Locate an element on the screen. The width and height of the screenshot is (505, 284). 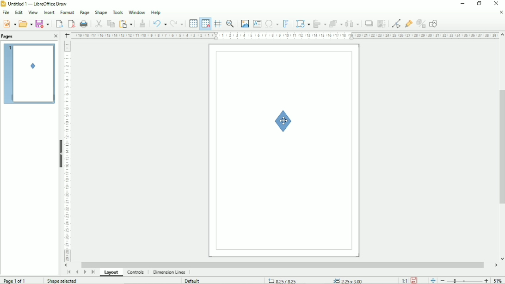
Fit page to current window is located at coordinates (432, 280).